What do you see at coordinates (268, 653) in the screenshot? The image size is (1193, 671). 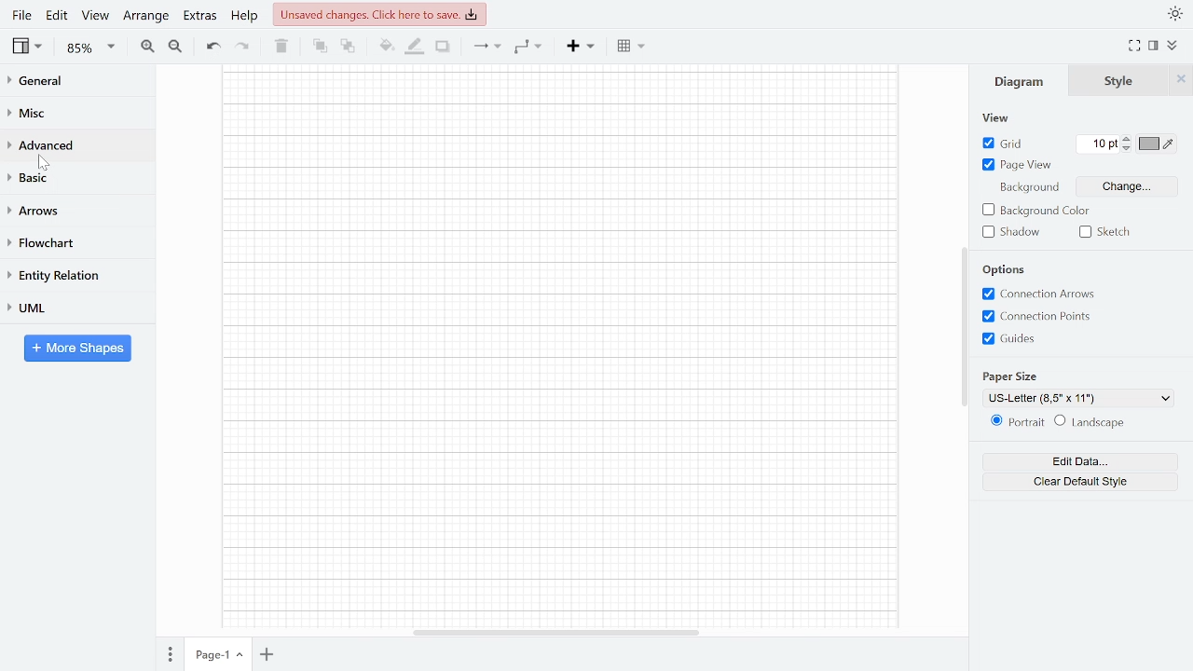 I see `Add page` at bounding box center [268, 653].